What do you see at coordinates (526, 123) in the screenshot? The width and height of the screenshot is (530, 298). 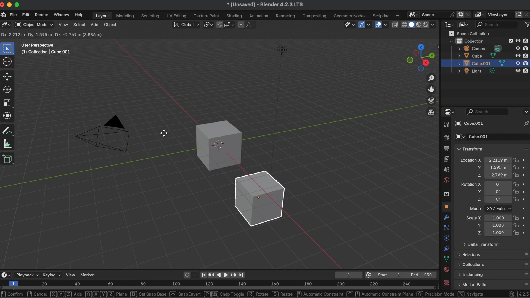 I see `toggle pin ID` at bounding box center [526, 123].